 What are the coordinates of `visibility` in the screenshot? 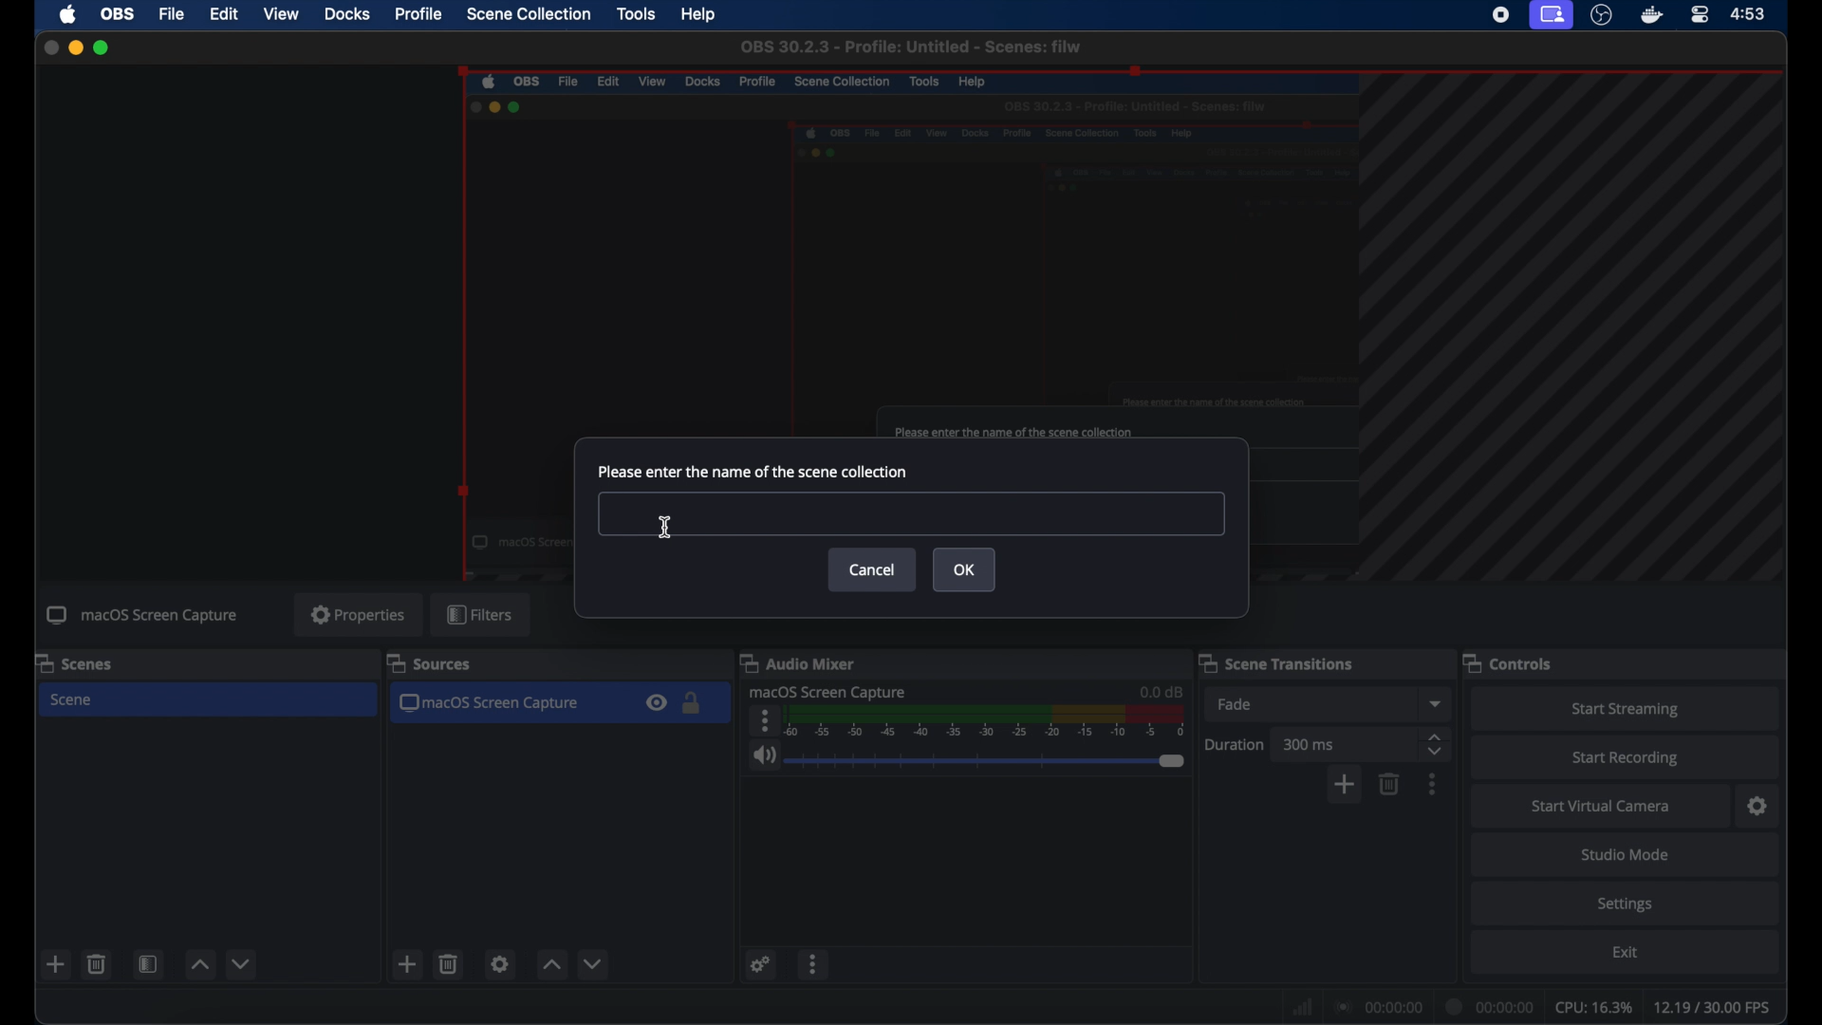 It's located at (657, 704).